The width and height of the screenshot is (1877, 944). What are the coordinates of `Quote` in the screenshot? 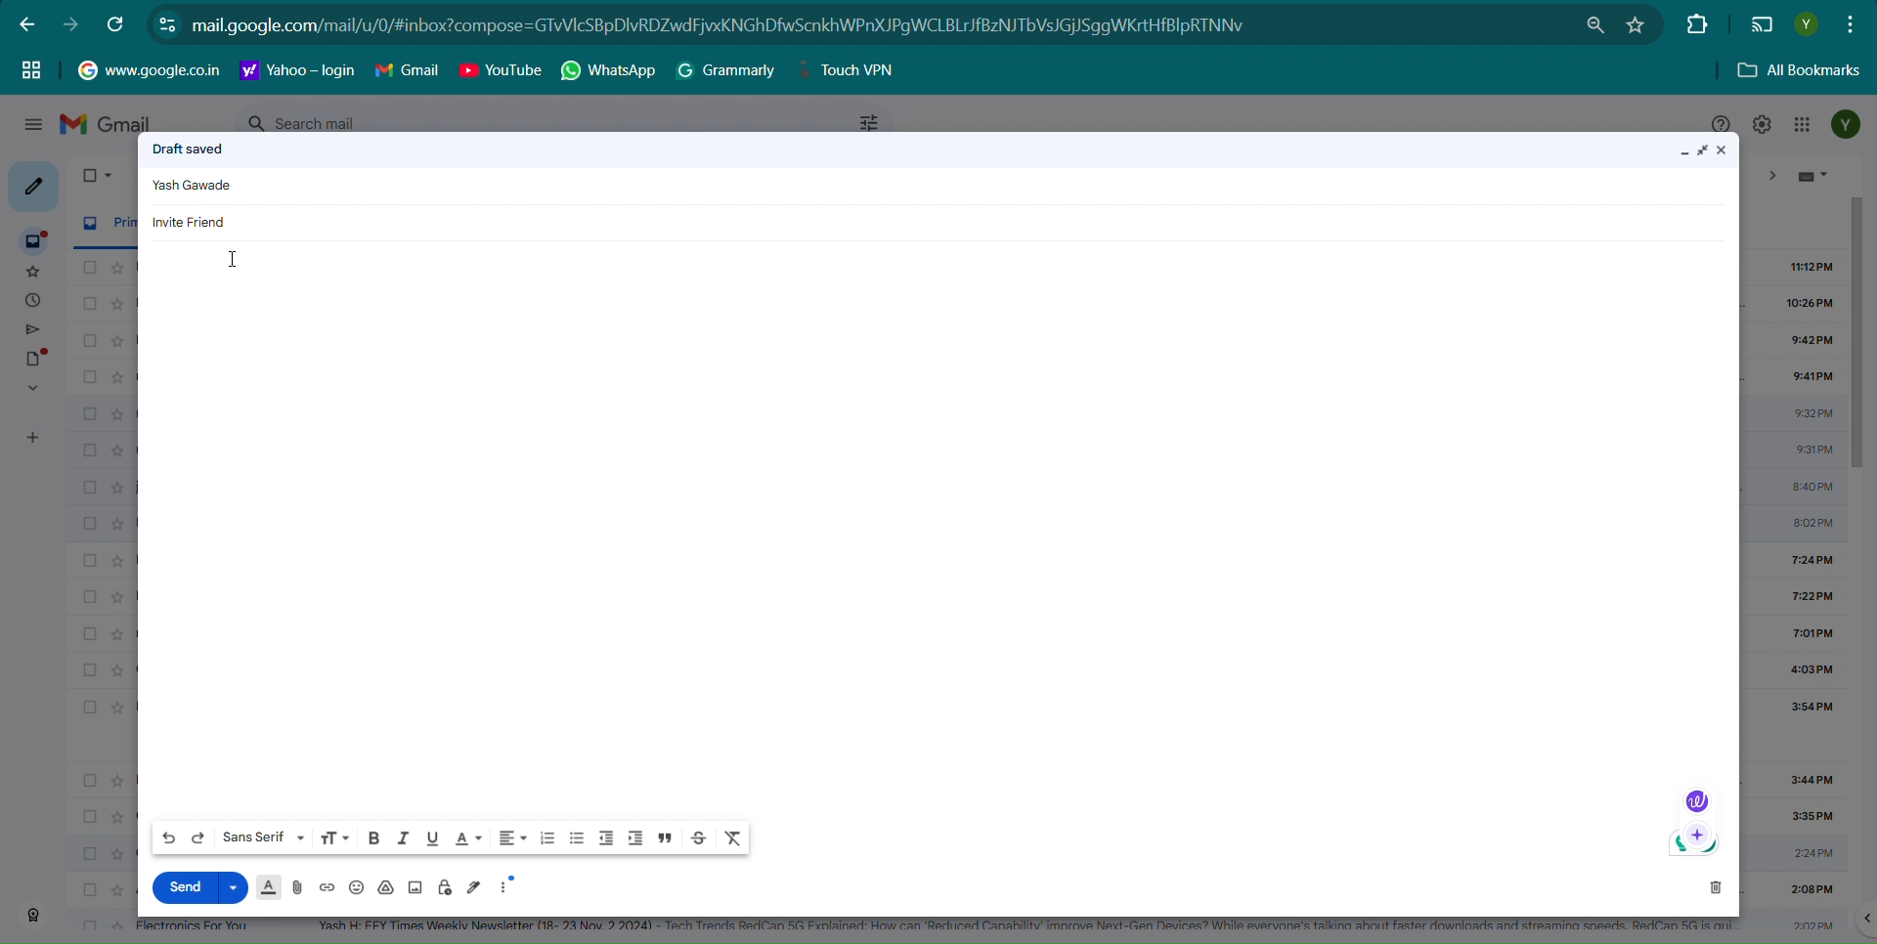 It's located at (666, 837).